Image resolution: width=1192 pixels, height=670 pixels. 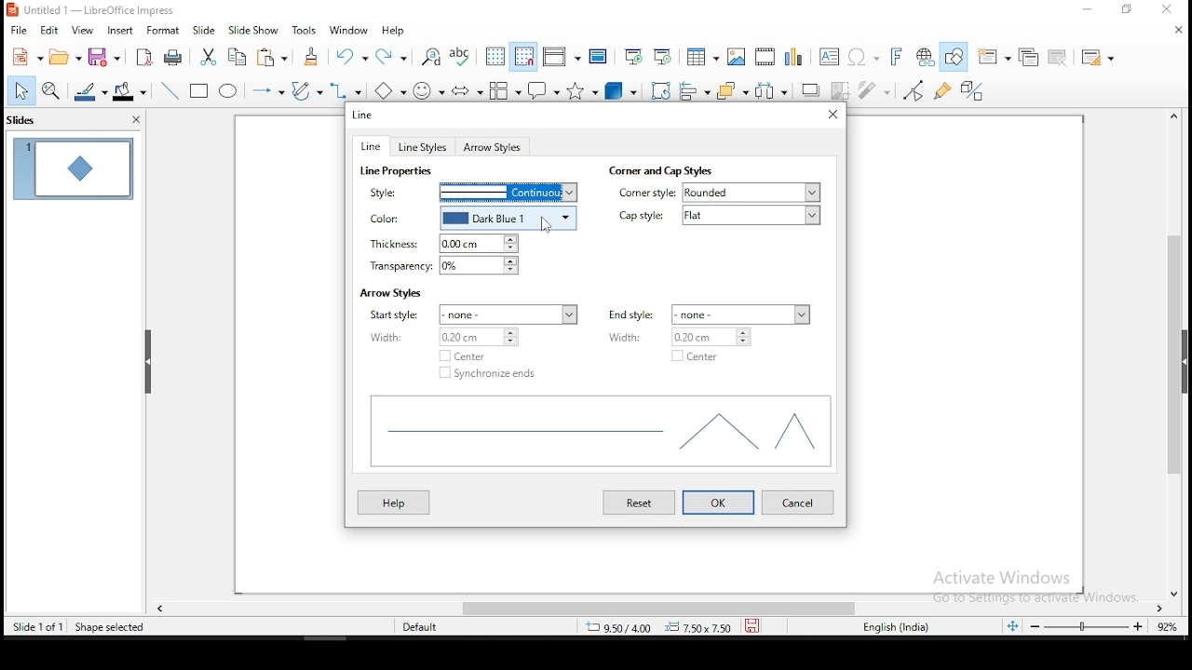 What do you see at coordinates (252, 29) in the screenshot?
I see `slide show` at bounding box center [252, 29].